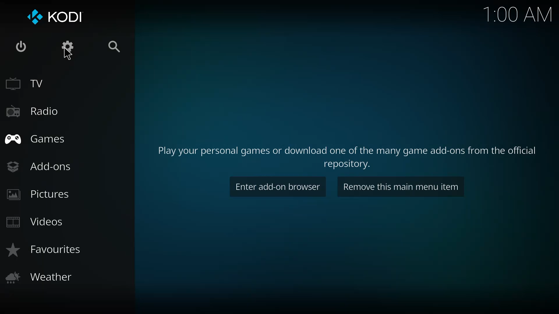 Image resolution: width=559 pixels, height=314 pixels. I want to click on kodi, so click(56, 17).